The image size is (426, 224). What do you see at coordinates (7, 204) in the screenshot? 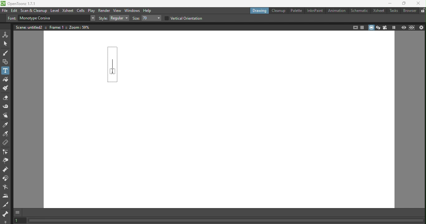
I see `Cutter tool` at bounding box center [7, 204].